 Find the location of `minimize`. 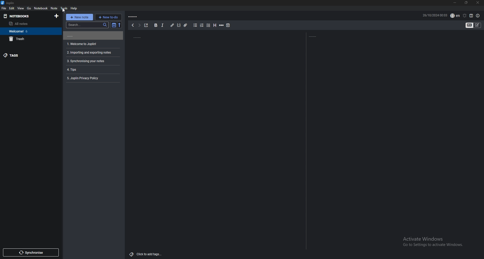

minimize is located at coordinates (454, 2).